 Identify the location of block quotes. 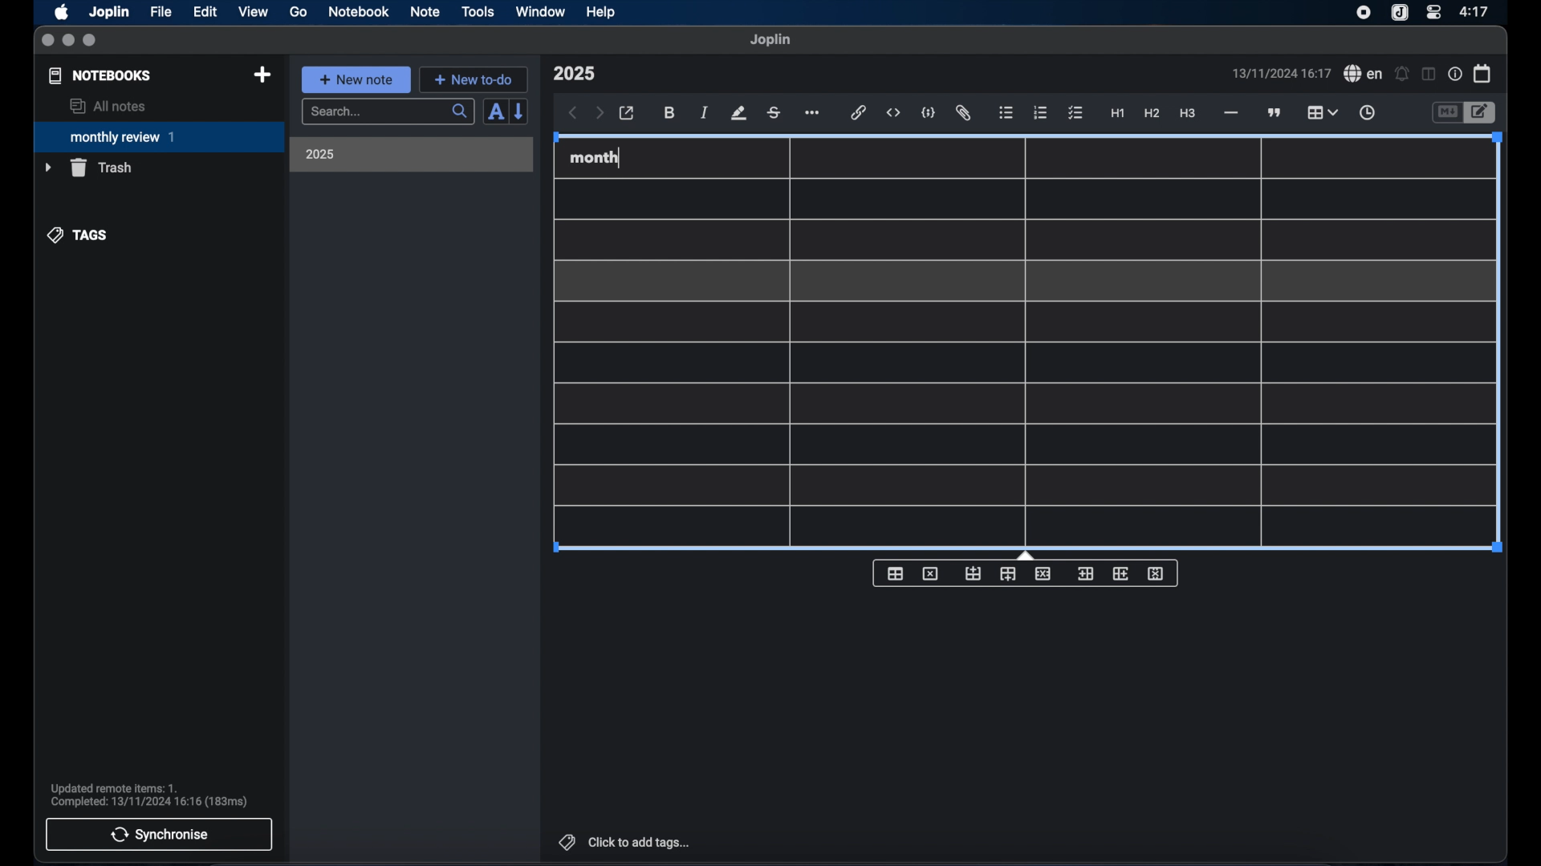
(1275, 113).